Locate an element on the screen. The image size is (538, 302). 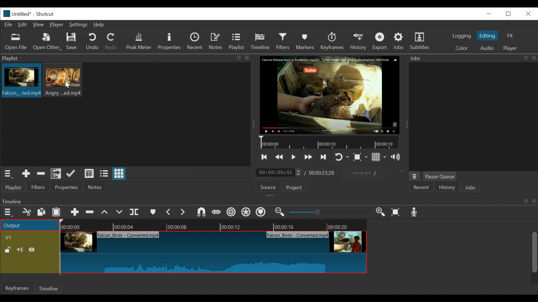
Settings is located at coordinates (80, 25).